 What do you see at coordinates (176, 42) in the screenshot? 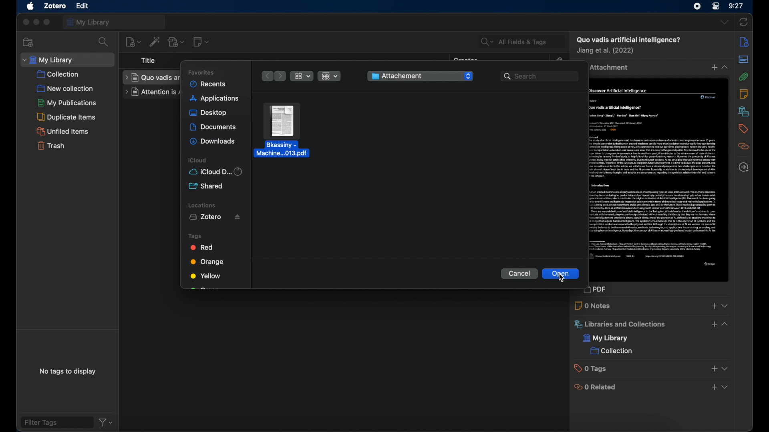
I see `add attachment` at bounding box center [176, 42].